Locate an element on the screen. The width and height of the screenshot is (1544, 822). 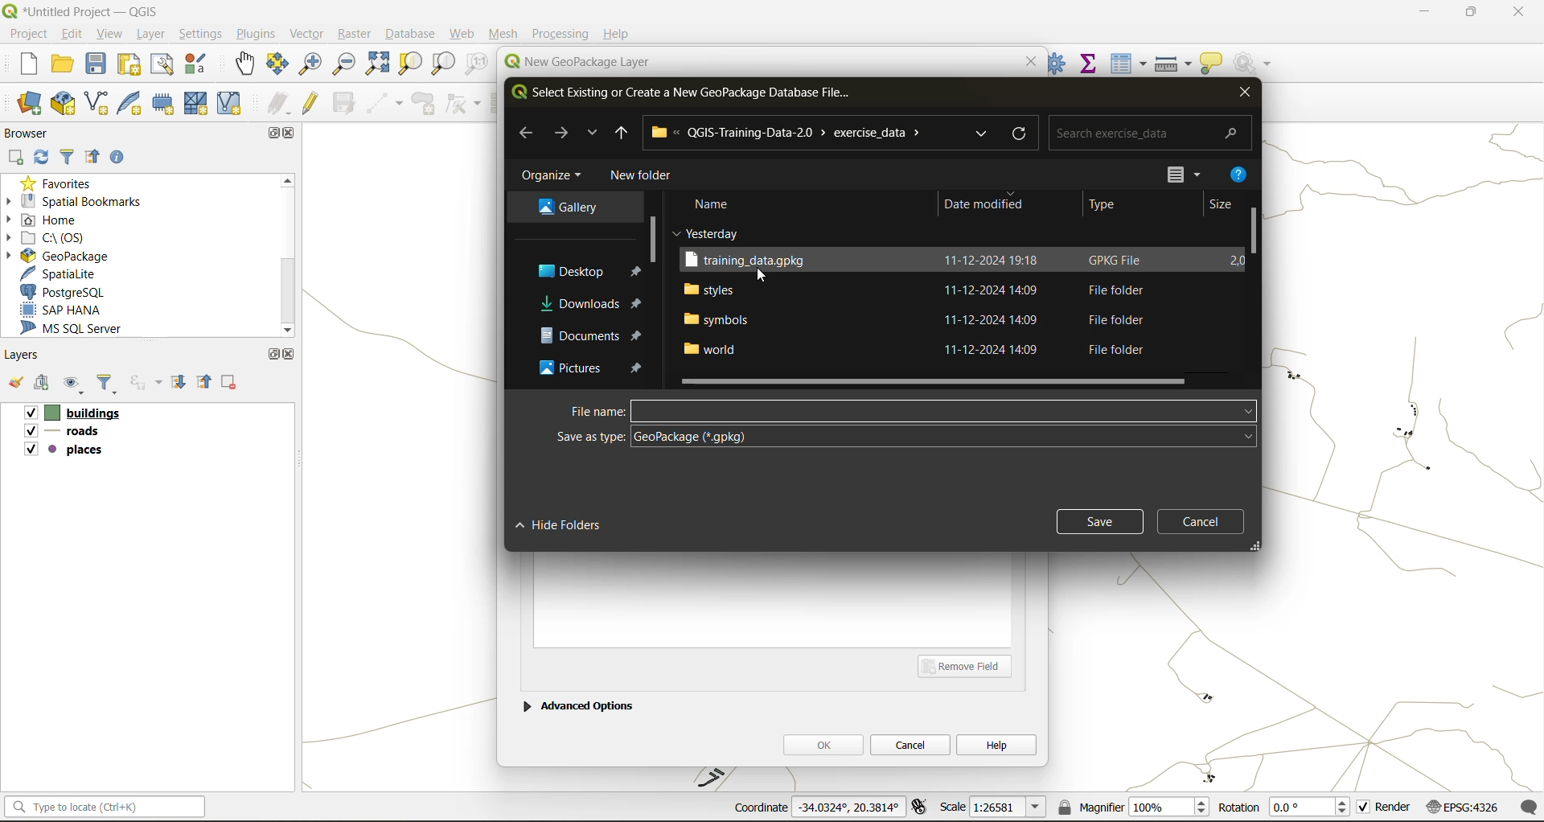
maximize is located at coordinates (270, 133).